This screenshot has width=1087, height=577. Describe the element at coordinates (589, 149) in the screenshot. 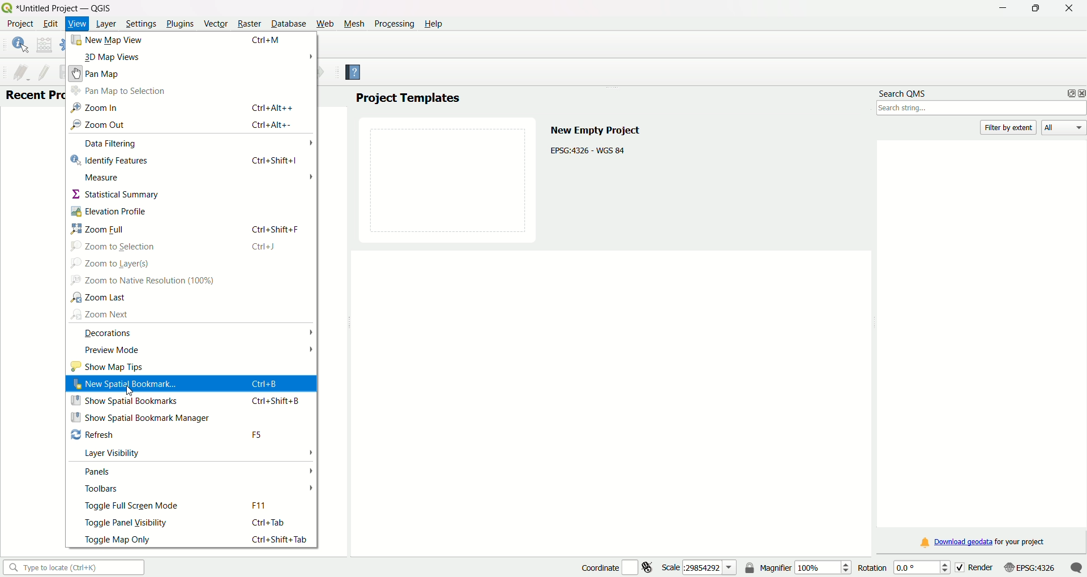

I see `EPSG:4326-WGS 84` at that location.